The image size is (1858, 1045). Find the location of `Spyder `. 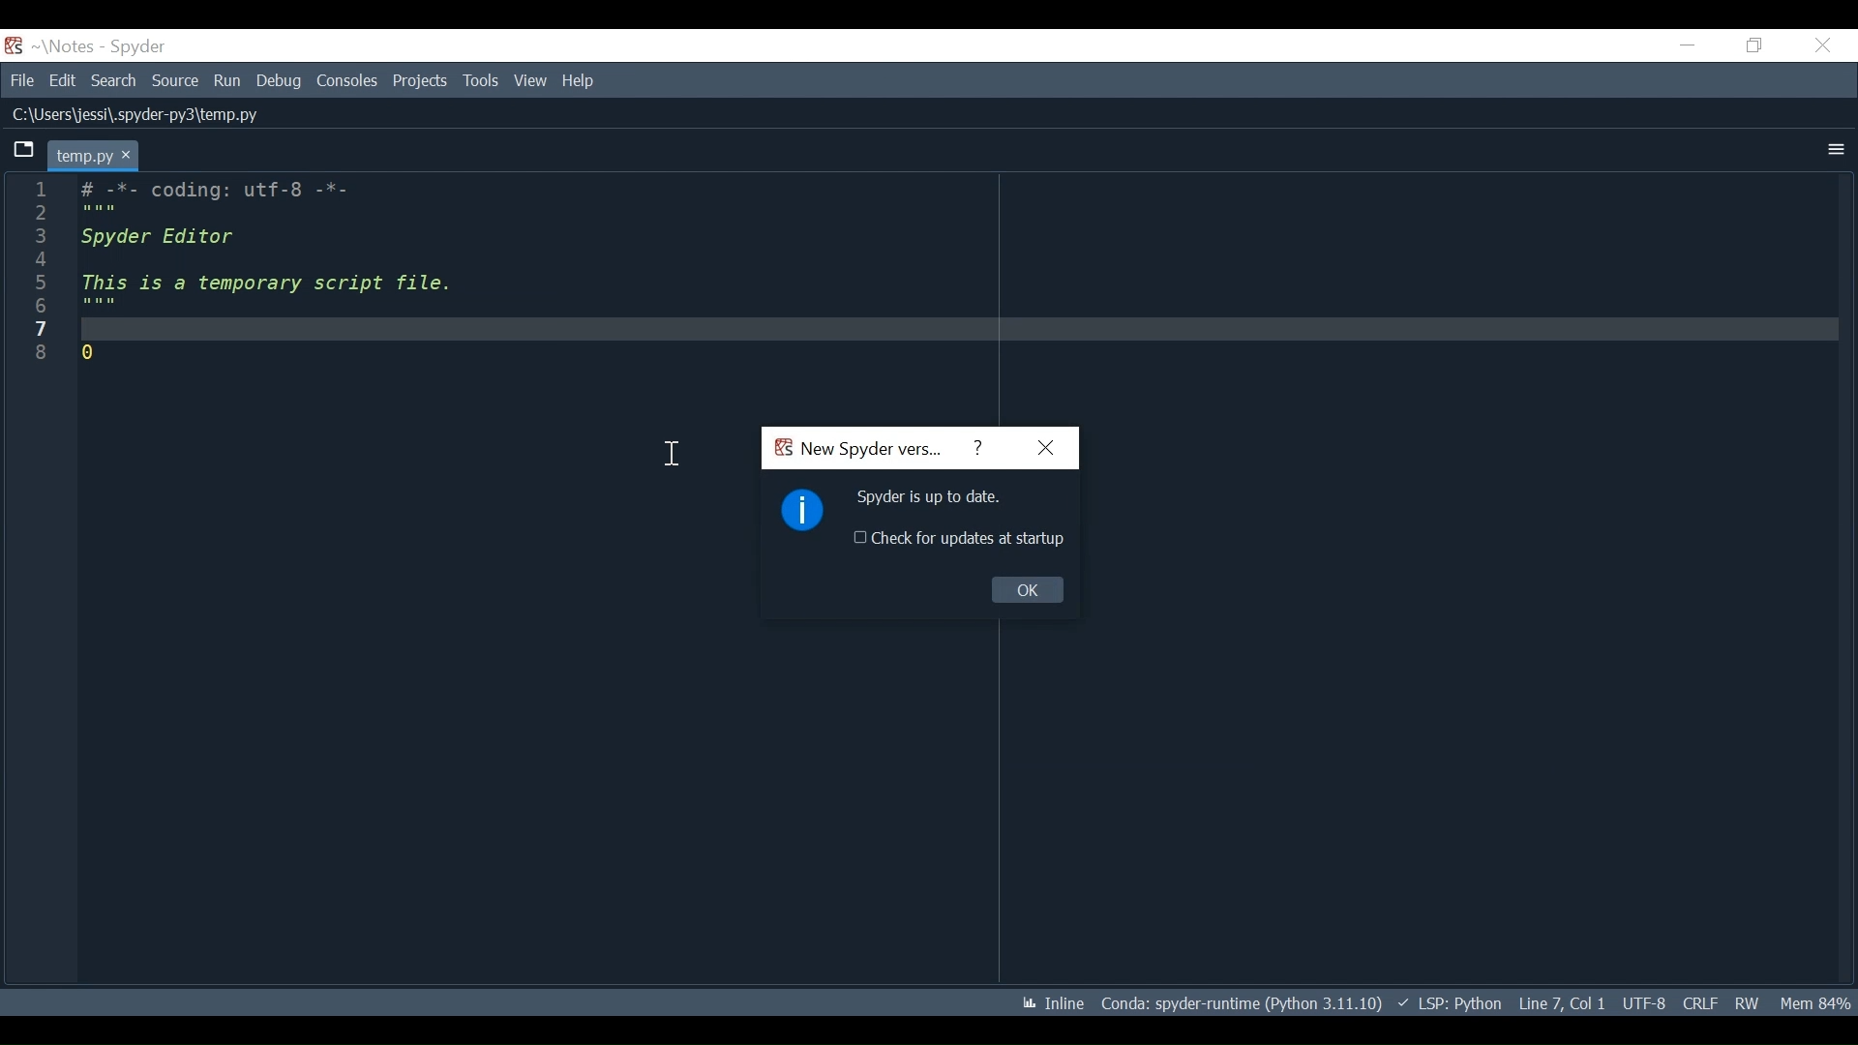

Spyder  is located at coordinates (137, 47).